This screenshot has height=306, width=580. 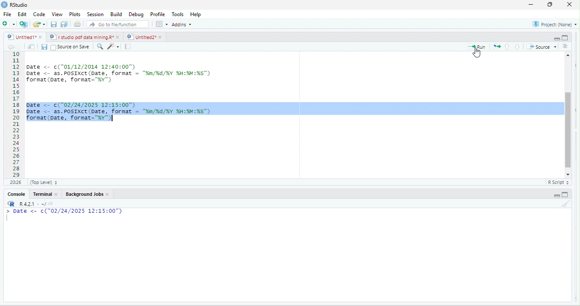 What do you see at coordinates (141, 37) in the screenshot?
I see ` Untitled2` at bounding box center [141, 37].